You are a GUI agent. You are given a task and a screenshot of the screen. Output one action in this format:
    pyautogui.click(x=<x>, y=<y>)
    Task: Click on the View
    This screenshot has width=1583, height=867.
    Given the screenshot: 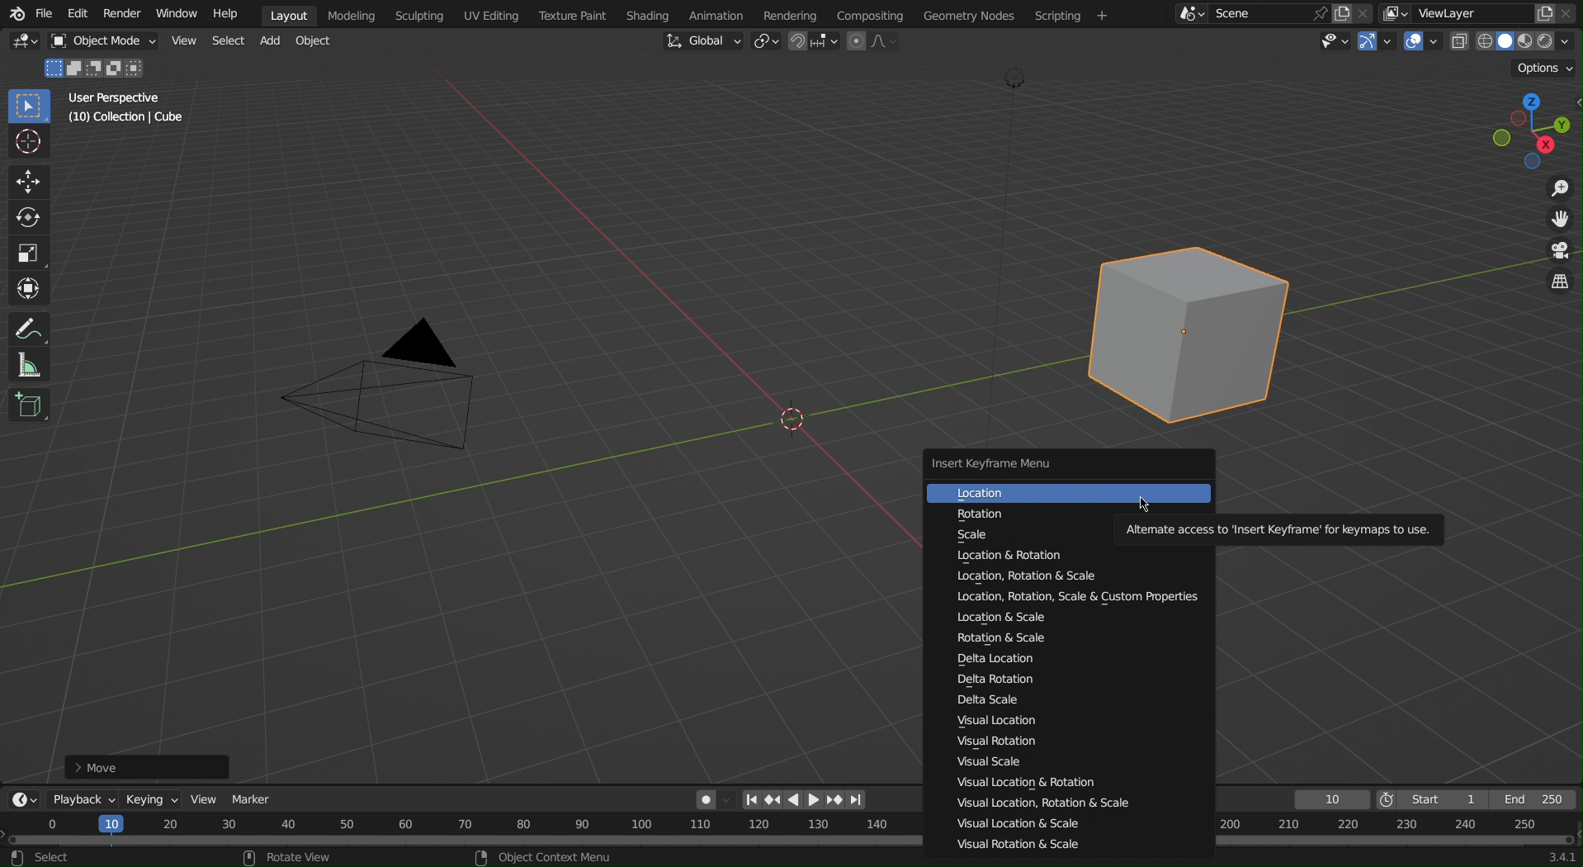 What is the action you would take?
    pyautogui.click(x=202, y=798)
    